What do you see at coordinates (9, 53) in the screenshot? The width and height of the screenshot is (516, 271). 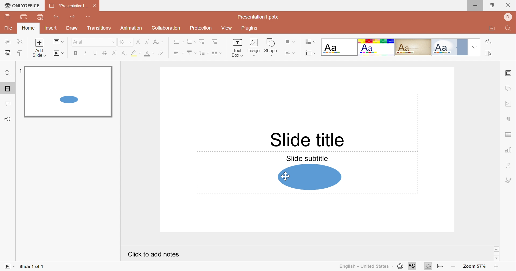 I see `Paste` at bounding box center [9, 53].